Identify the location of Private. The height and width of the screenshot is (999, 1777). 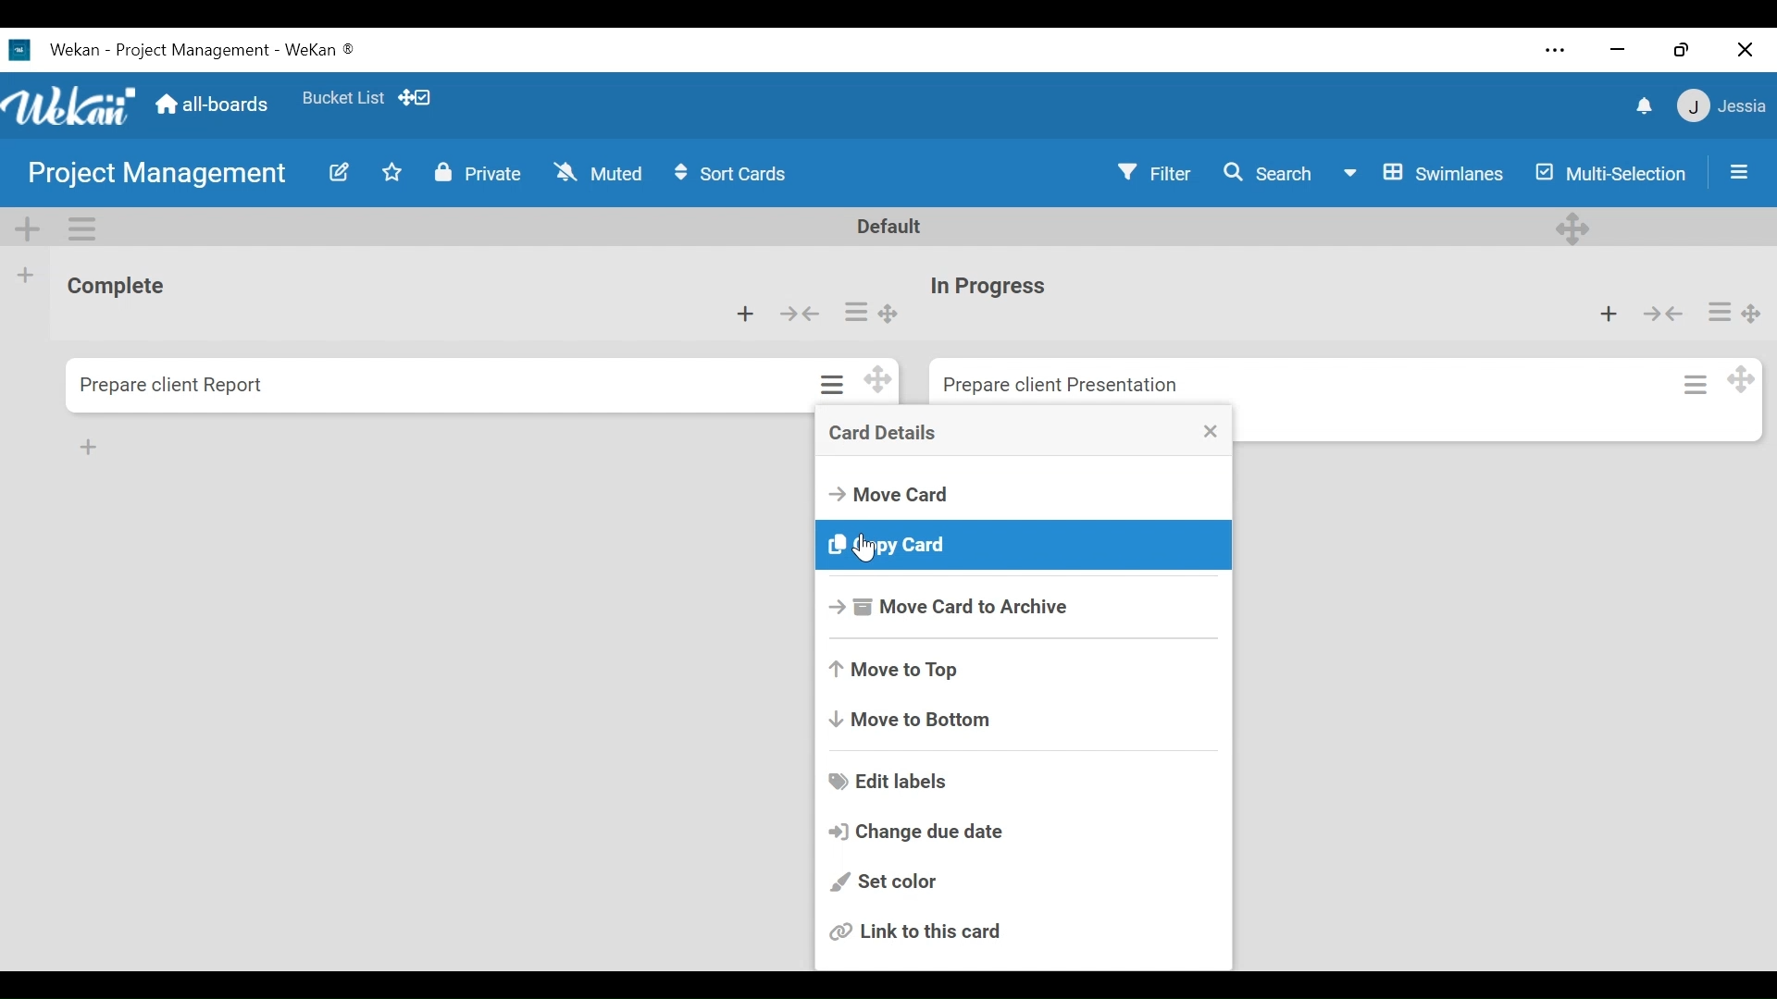
(480, 174).